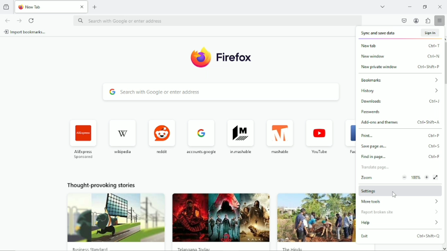 This screenshot has height=251, width=447. I want to click on cursor, so click(396, 298).